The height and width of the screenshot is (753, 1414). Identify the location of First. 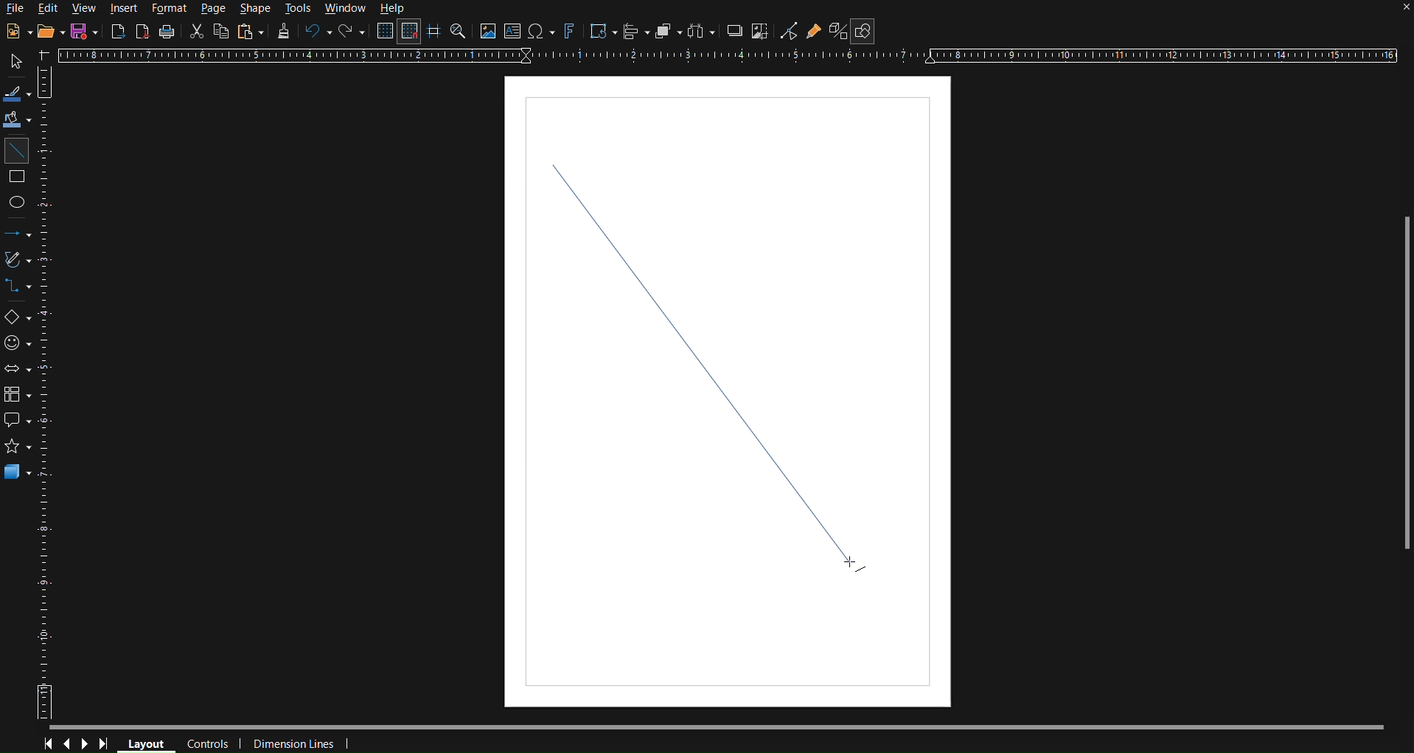
(47, 743).